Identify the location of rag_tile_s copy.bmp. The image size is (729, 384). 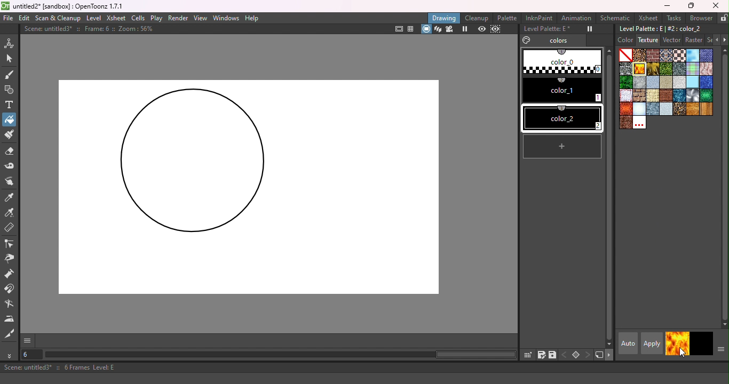
(625, 96).